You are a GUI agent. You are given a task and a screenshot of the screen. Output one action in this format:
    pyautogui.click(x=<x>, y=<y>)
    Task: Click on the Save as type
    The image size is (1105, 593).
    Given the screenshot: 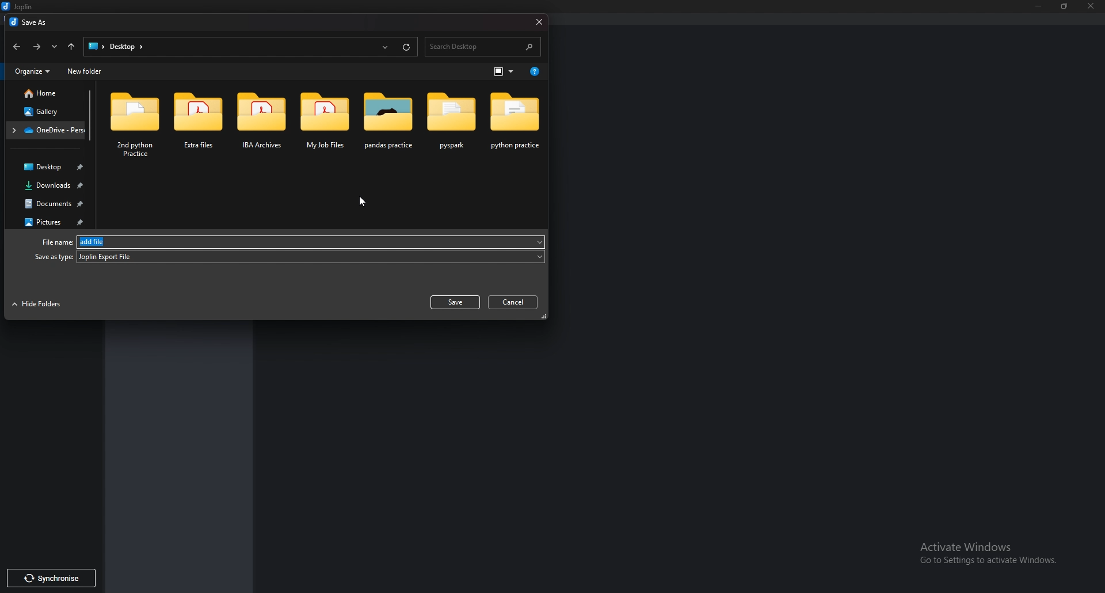 What is the action you would take?
    pyautogui.click(x=54, y=257)
    